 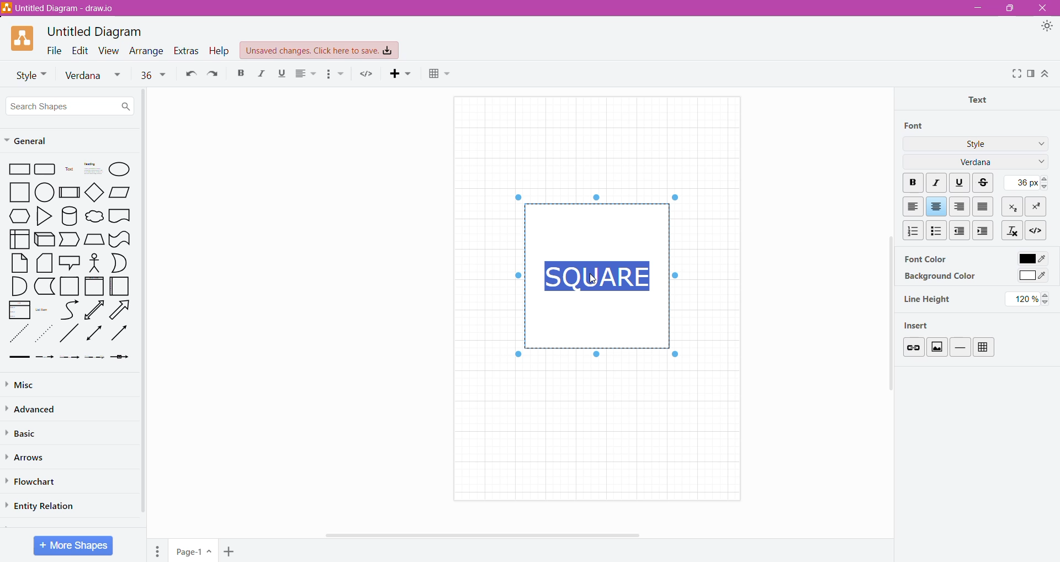 What do you see at coordinates (1032, 277) in the screenshot?
I see `Click to select Background color` at bounding box center [1032, 277].